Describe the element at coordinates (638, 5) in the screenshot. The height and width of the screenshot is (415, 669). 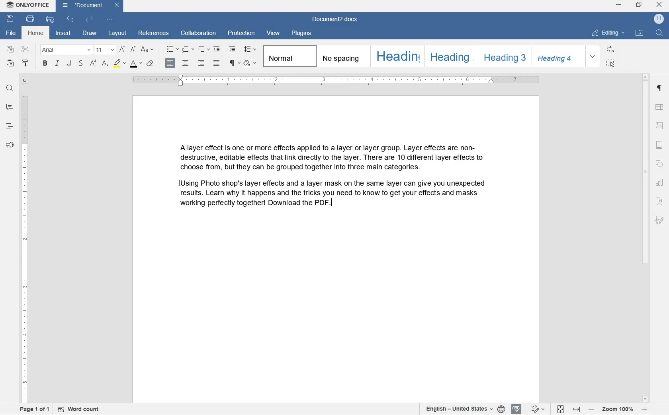
I see `restore` at that location.